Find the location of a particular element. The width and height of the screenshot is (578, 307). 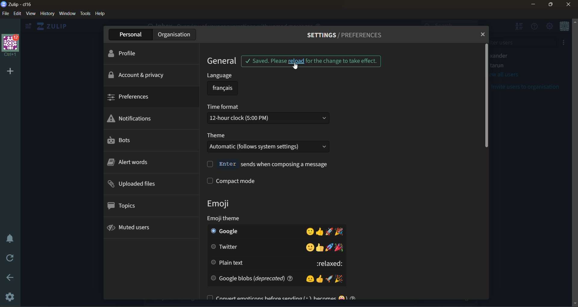

organisation name and profile picture is located at coordinates (11, 44).